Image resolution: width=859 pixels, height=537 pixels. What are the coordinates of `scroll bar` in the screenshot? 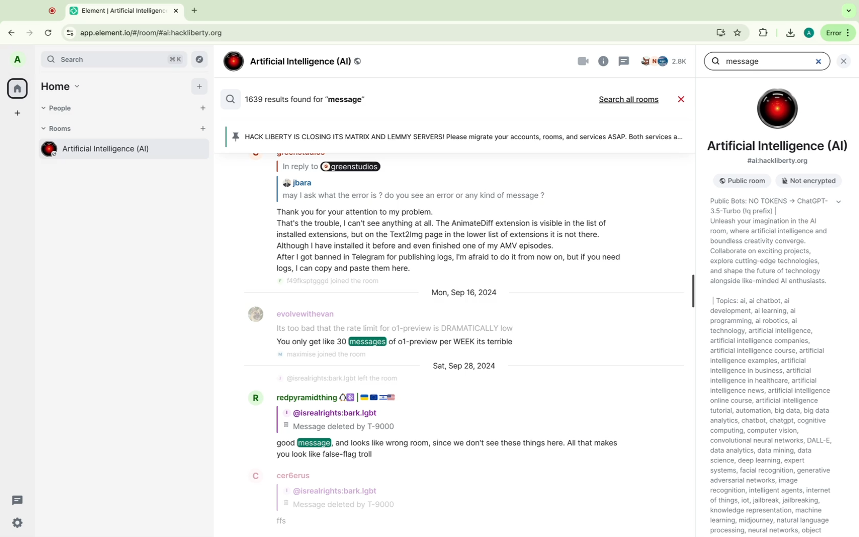 It's located at (692, 291).